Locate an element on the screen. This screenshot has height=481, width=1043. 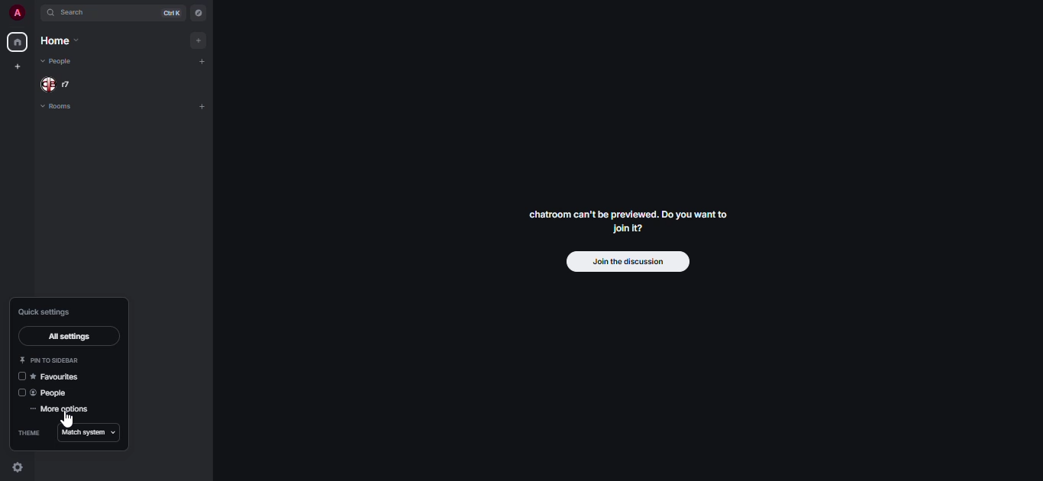
create myspace is located at coordinates (16, 66).